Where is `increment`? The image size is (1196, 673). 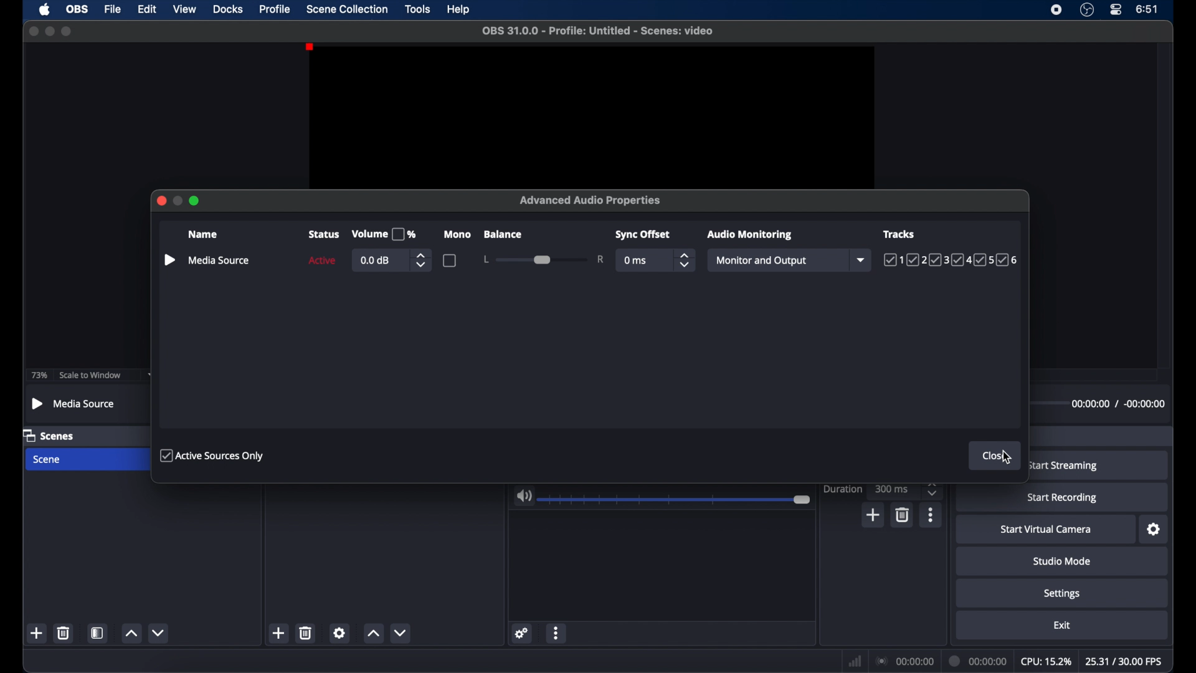 increment is located at coordinates (131, 632).